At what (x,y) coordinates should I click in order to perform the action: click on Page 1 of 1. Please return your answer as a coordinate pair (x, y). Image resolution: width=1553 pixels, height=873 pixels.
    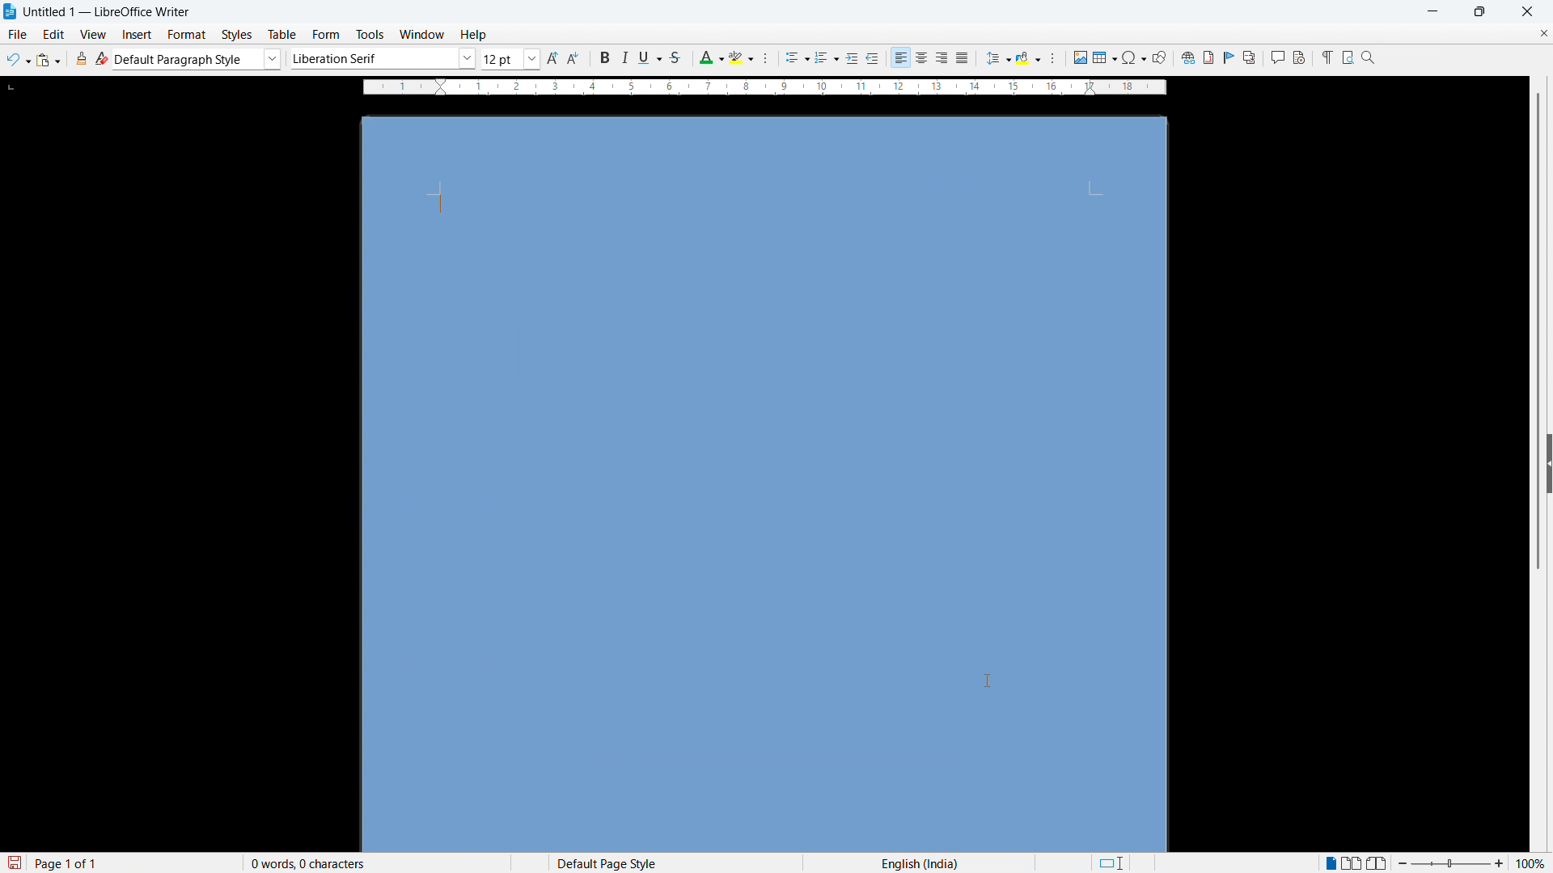
    Looking at the image, I should click on (67, 862).